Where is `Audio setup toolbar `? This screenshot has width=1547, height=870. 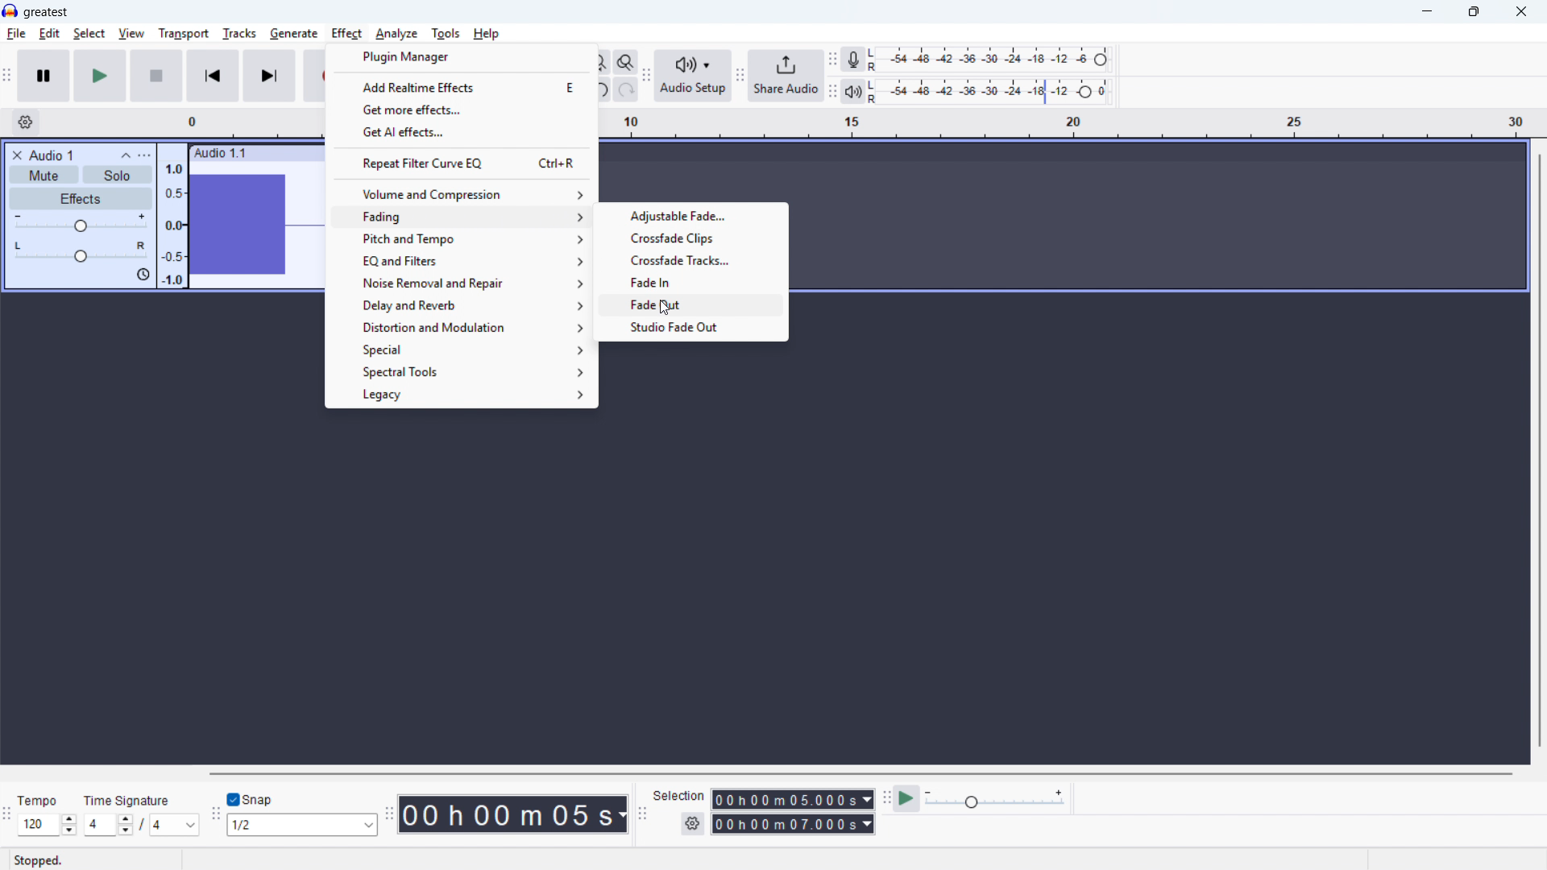 Audio setup toolbar  is located at coordinates (647, 77).